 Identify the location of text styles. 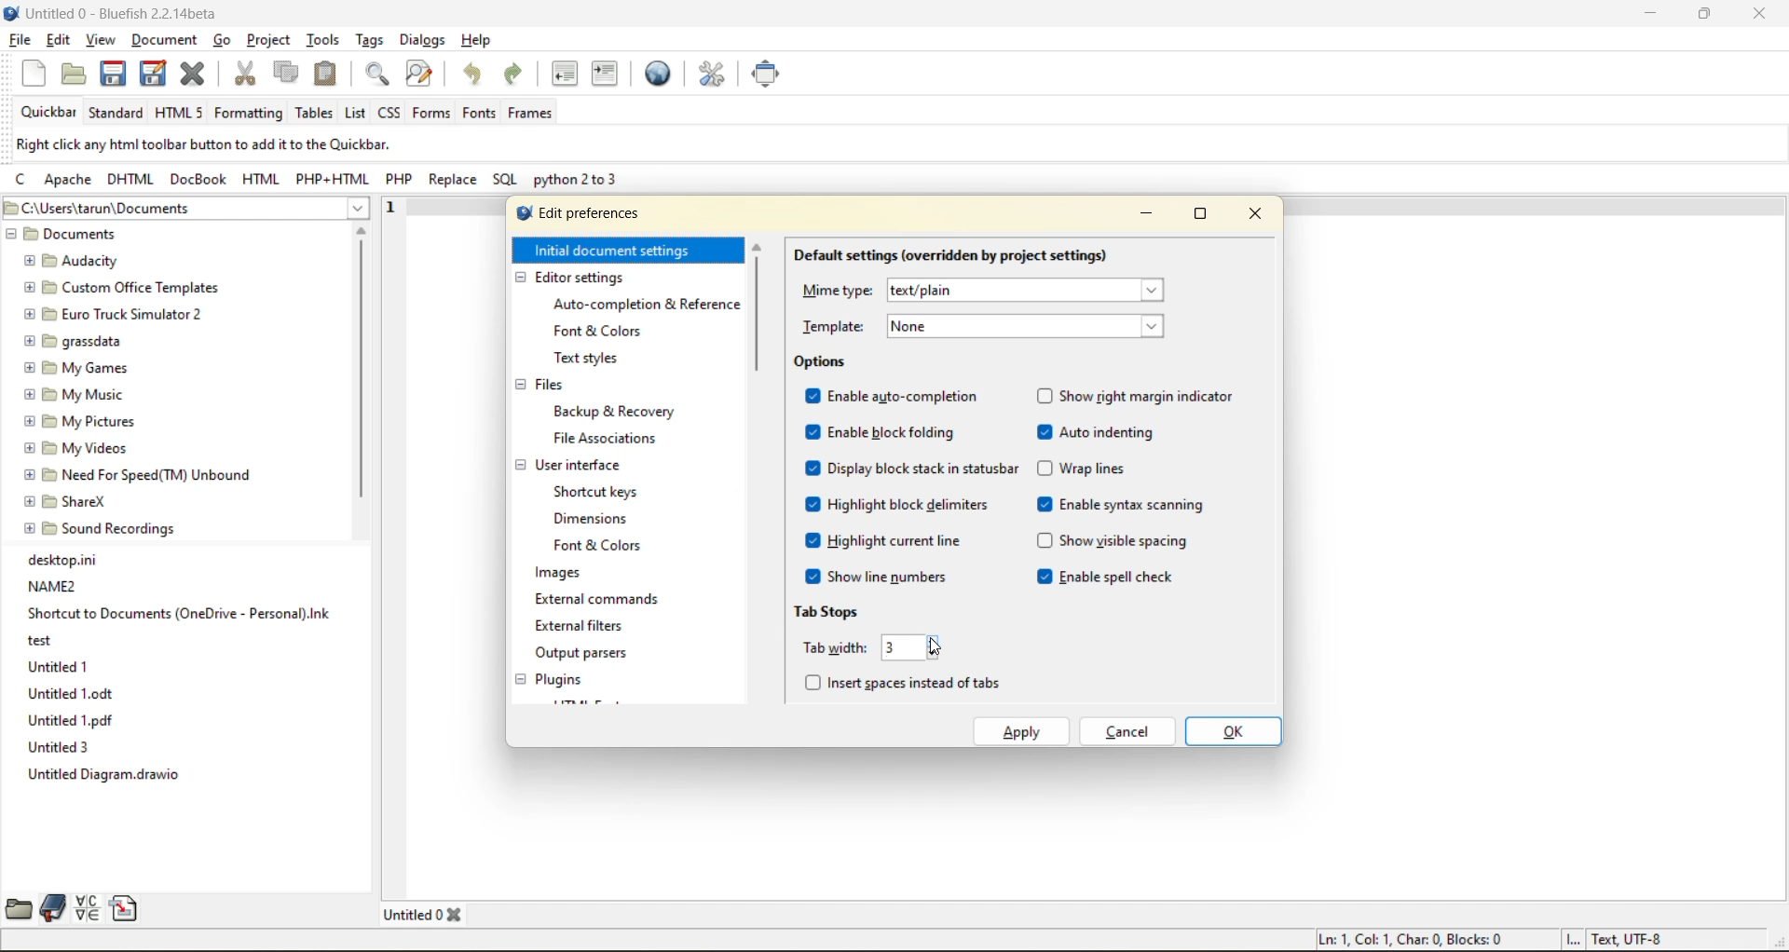
(593, 359).